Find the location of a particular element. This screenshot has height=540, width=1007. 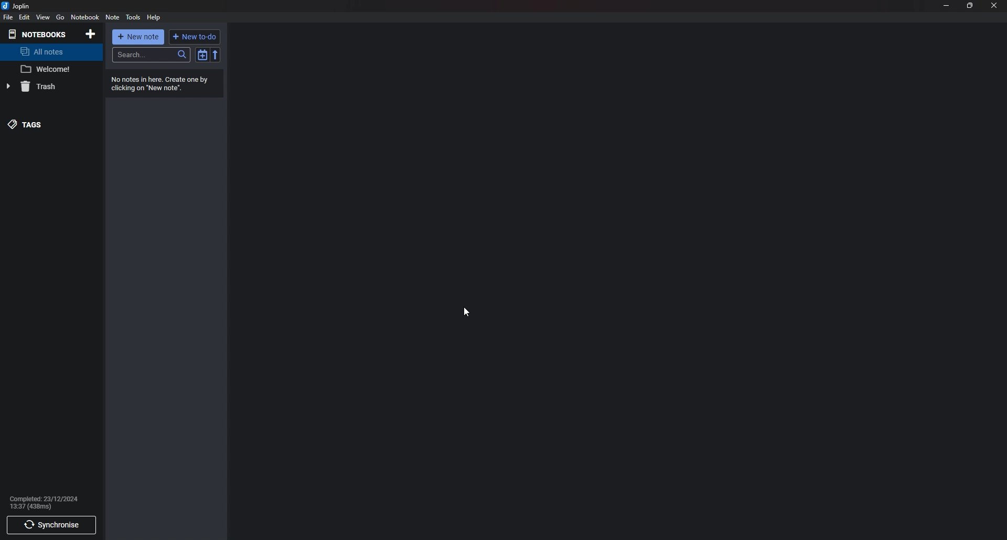

Synchronize is located at coordinates (49, 526).